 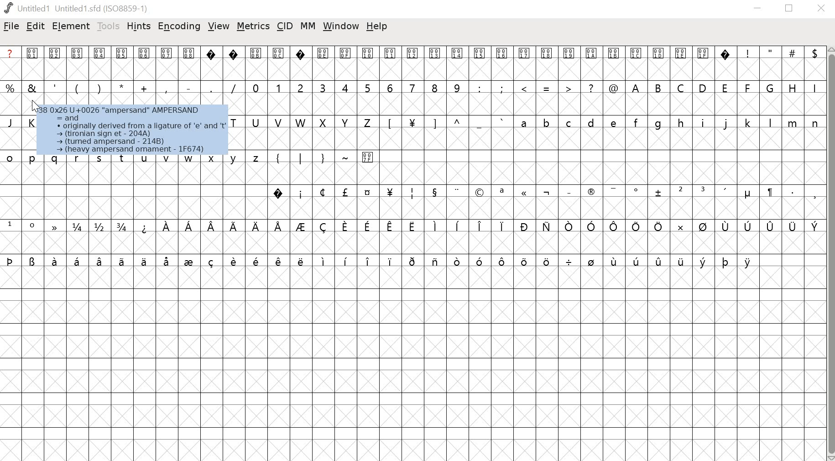 What do you see at coordinates (378, 27) in the screenshot?
I see `help` at bounding box center [378, 27].